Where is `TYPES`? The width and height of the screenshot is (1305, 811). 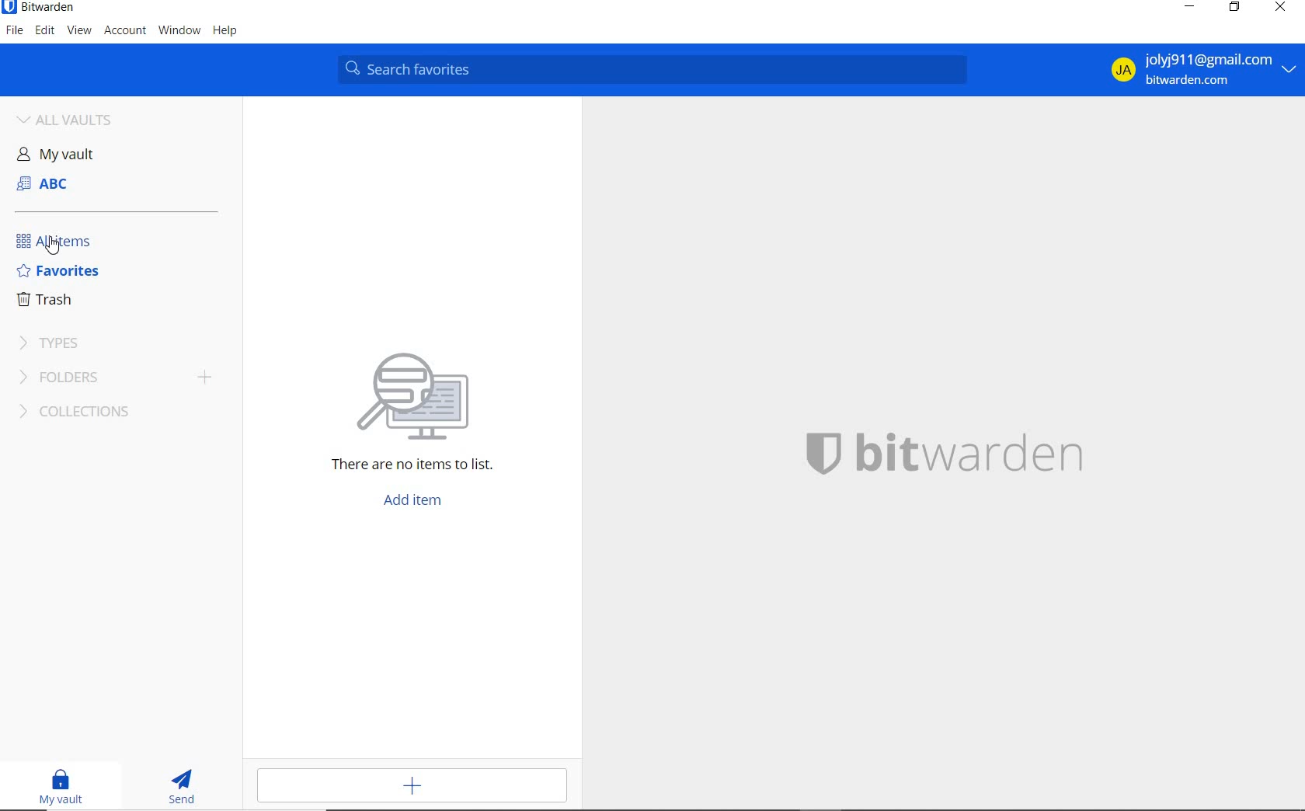
TYPES is located at coordinates (57, 343).